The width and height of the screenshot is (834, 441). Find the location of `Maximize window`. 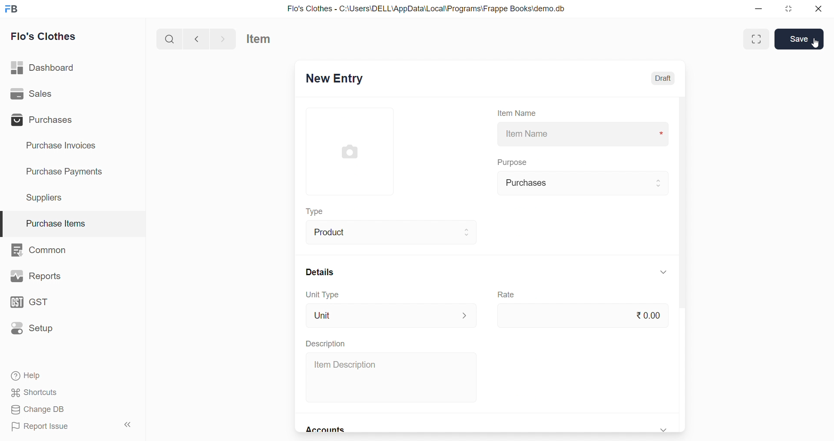

Maximize window is located at coordinates (758, 39).